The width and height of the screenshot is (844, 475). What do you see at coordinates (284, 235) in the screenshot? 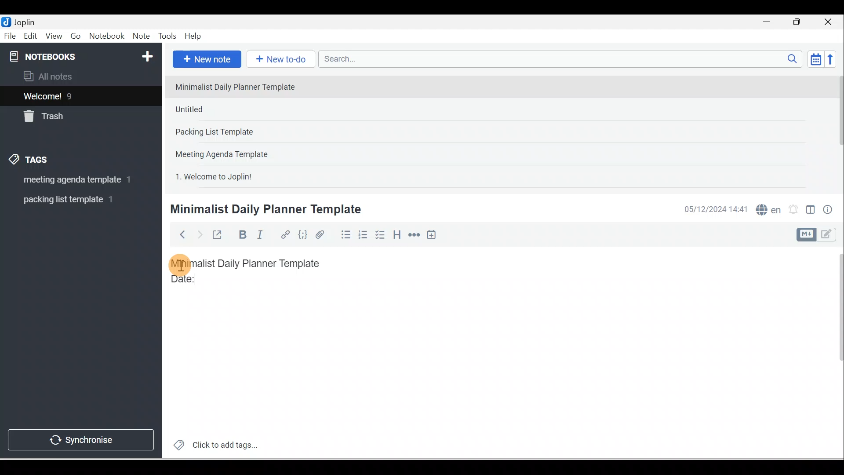
I see `Hyperlink` at bounding box center [284, 235].